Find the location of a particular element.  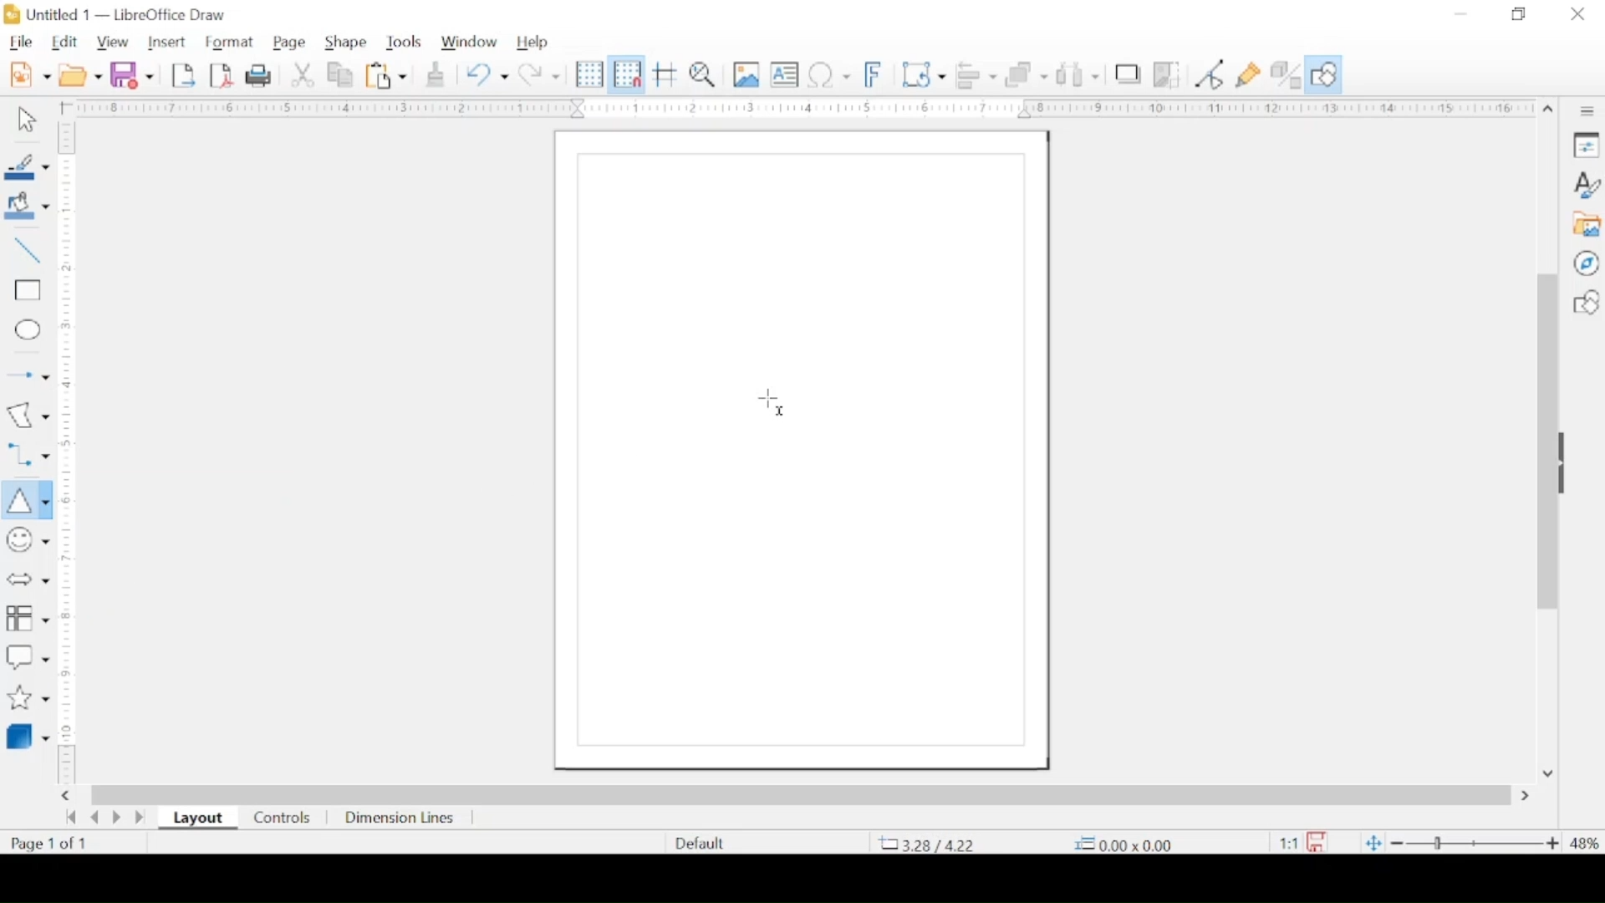

dimension lines is located at coordinates (402, 819).